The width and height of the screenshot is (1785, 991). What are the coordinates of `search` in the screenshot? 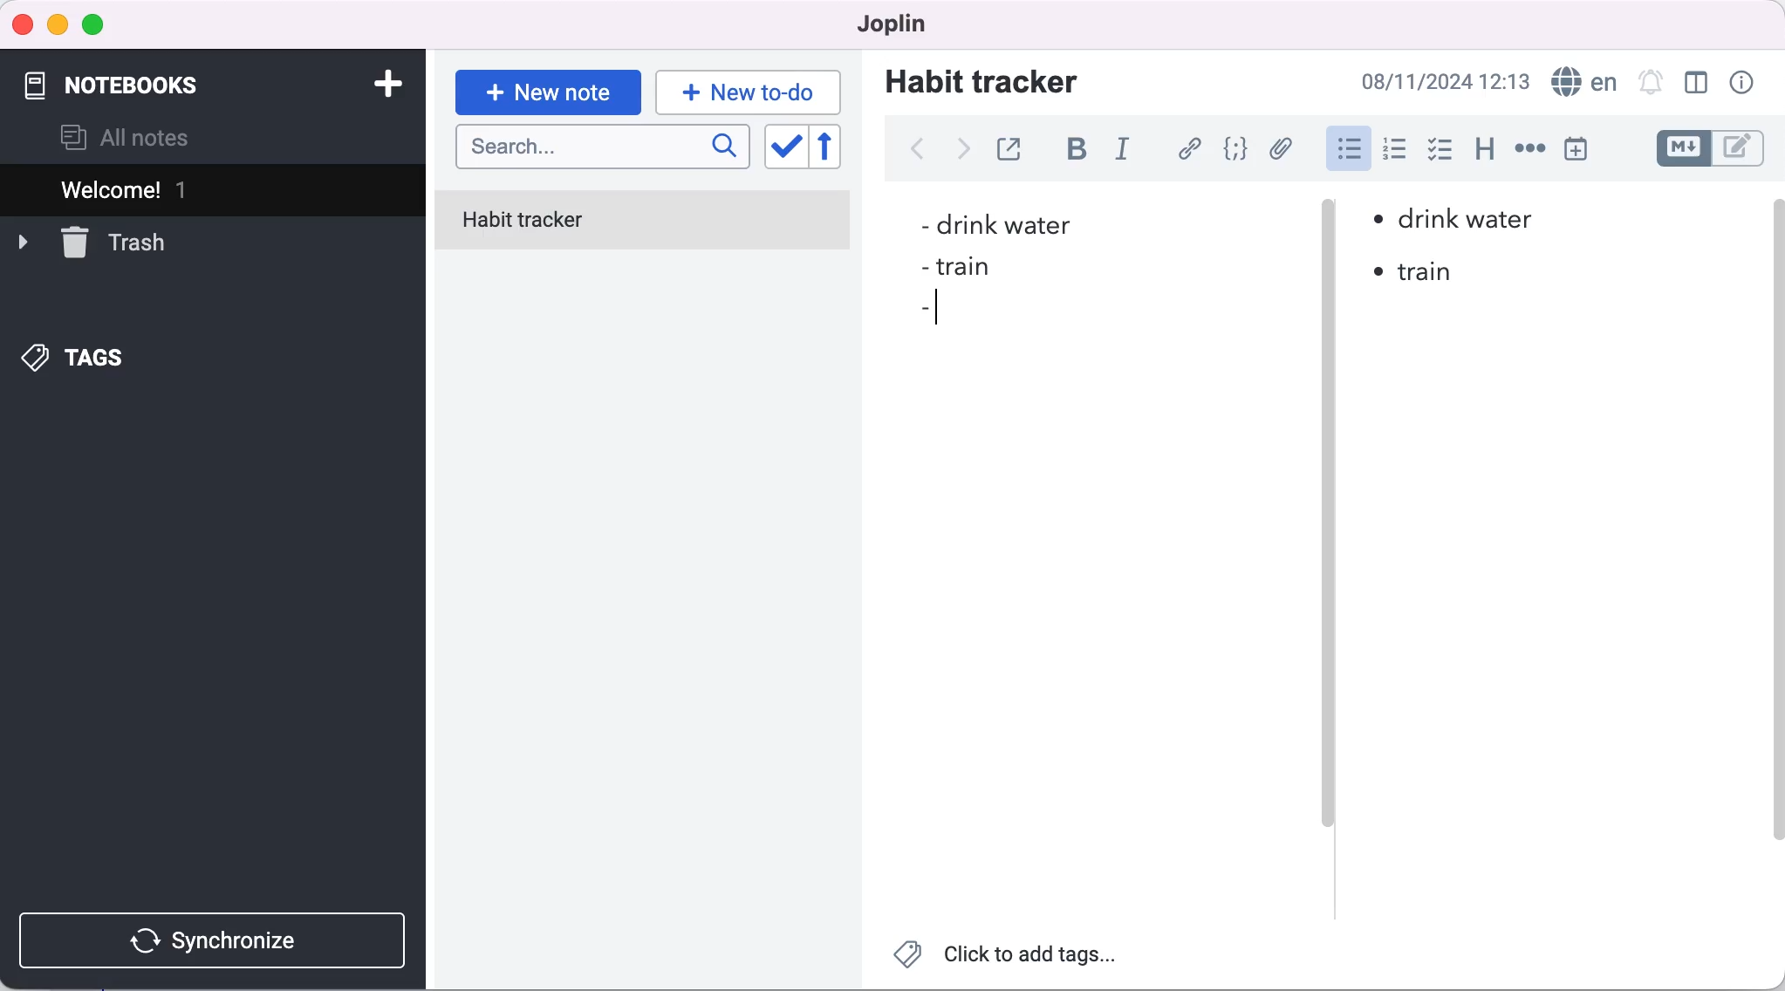 It's located at (603, 148).